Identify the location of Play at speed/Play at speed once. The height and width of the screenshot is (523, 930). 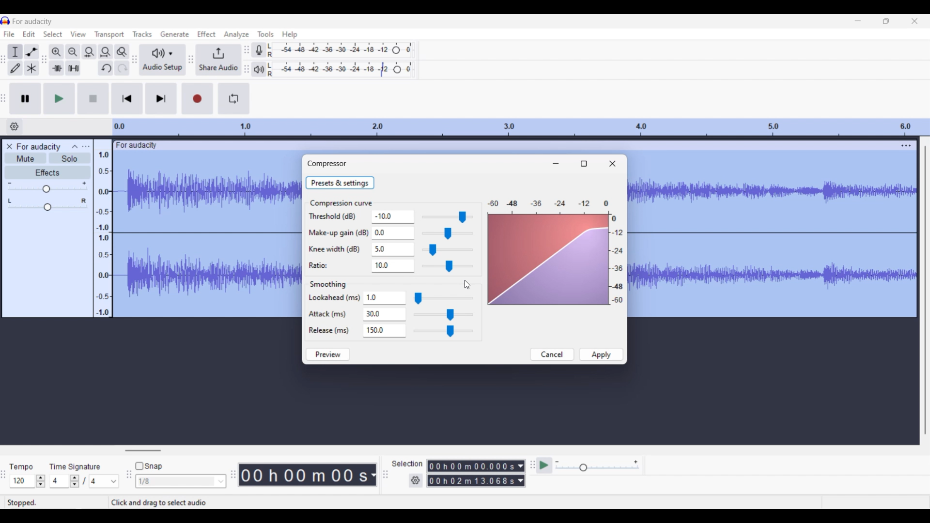
(544, 465).